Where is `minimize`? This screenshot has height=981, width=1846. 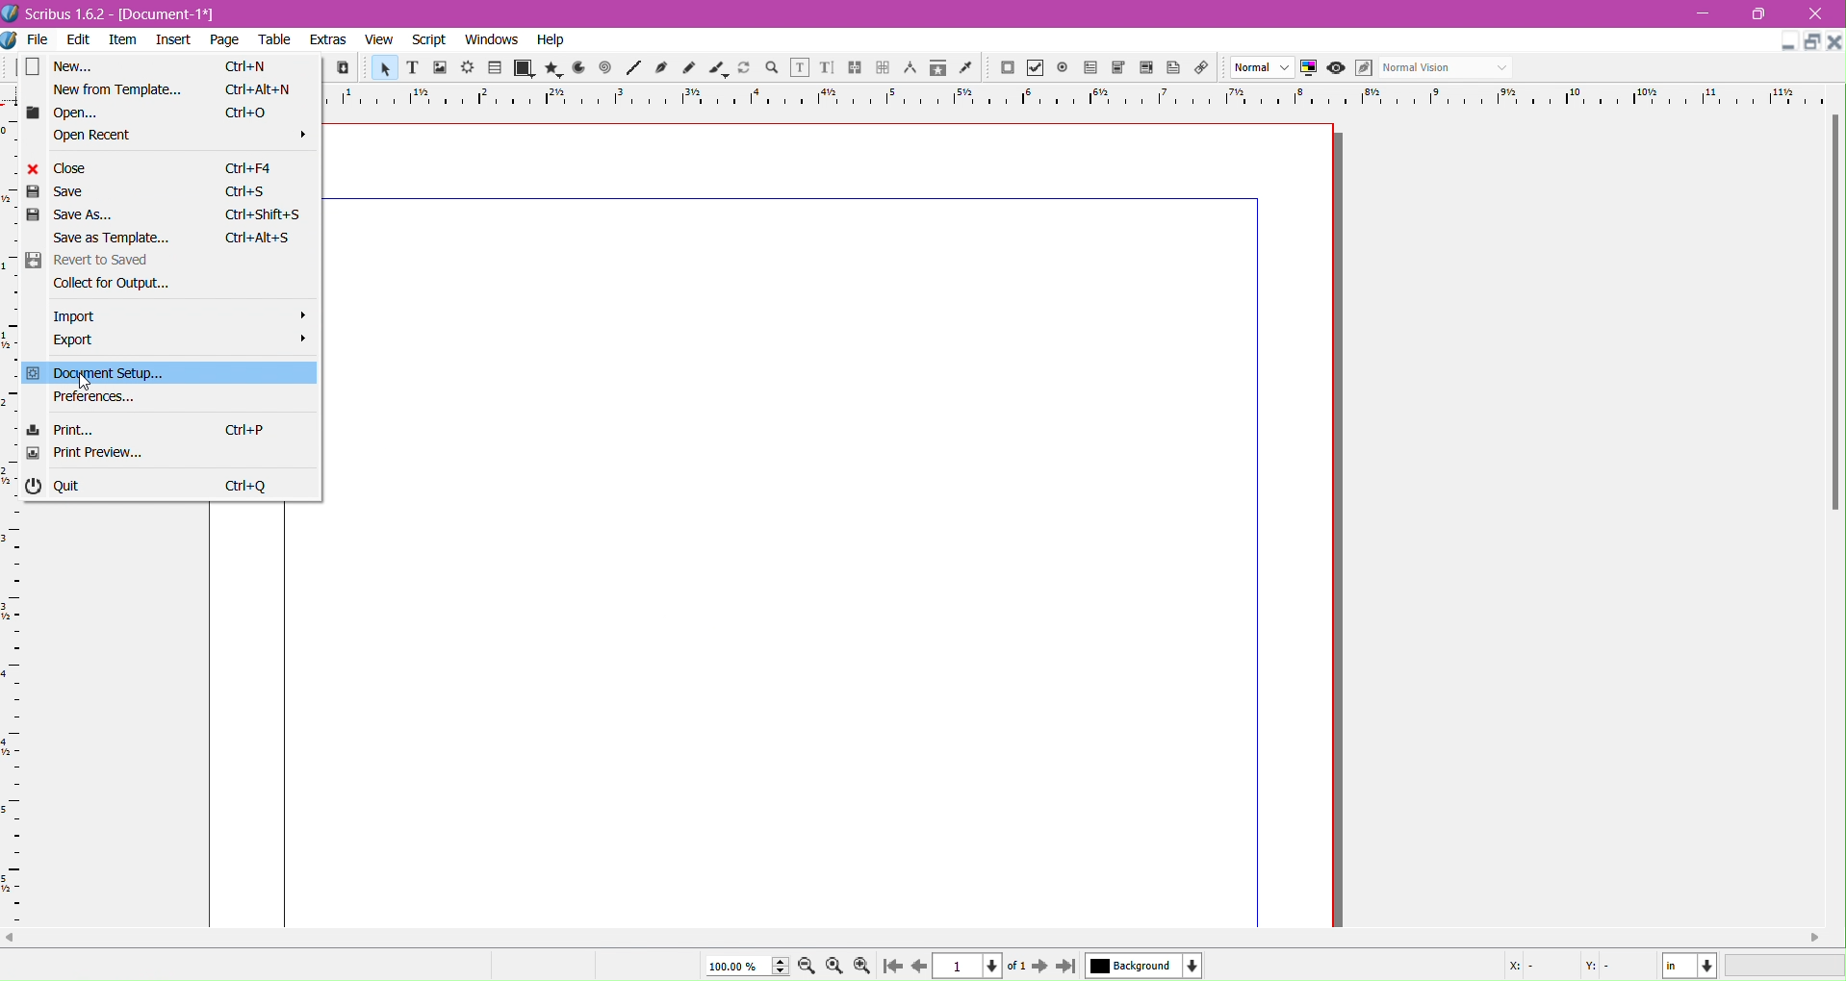
minimize is located at coordinates (1704, 14).